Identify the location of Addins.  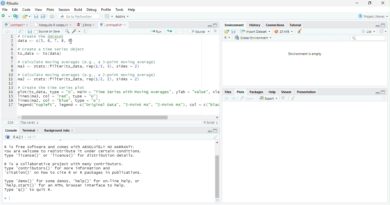
(122, 17).